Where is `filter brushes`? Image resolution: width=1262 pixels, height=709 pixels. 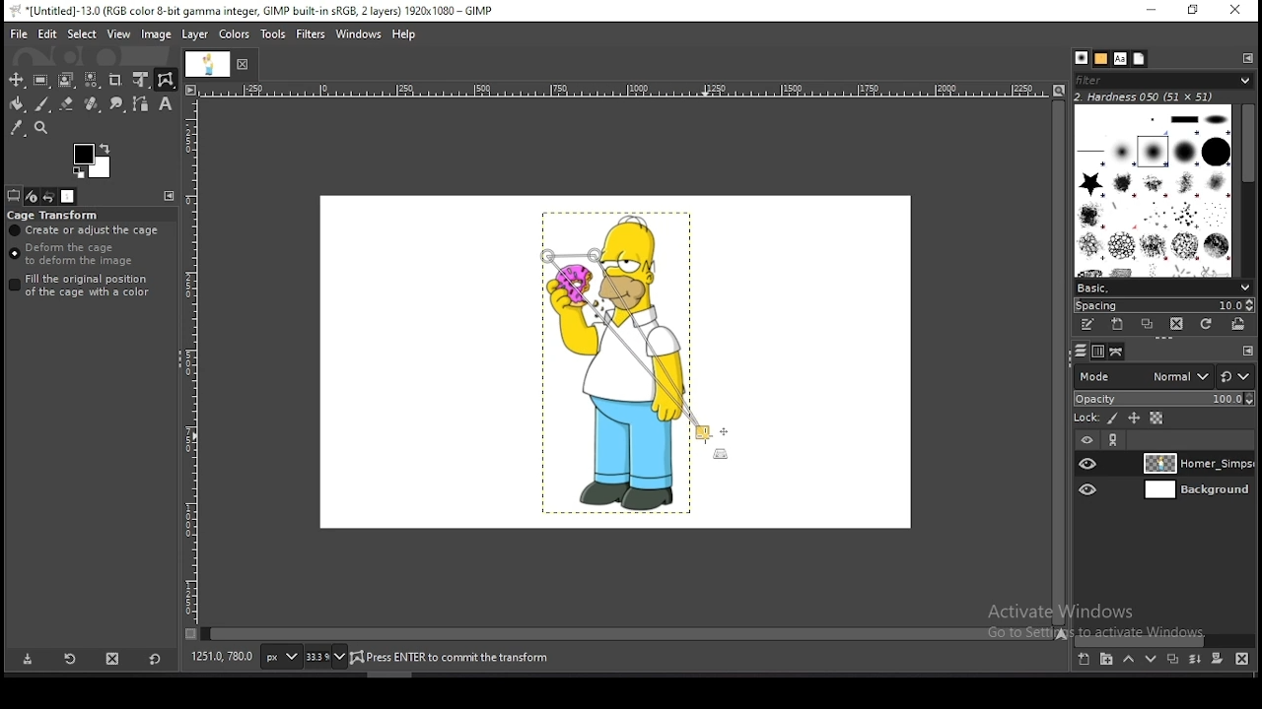 filter brushes is located at coordinates (1164, 82).